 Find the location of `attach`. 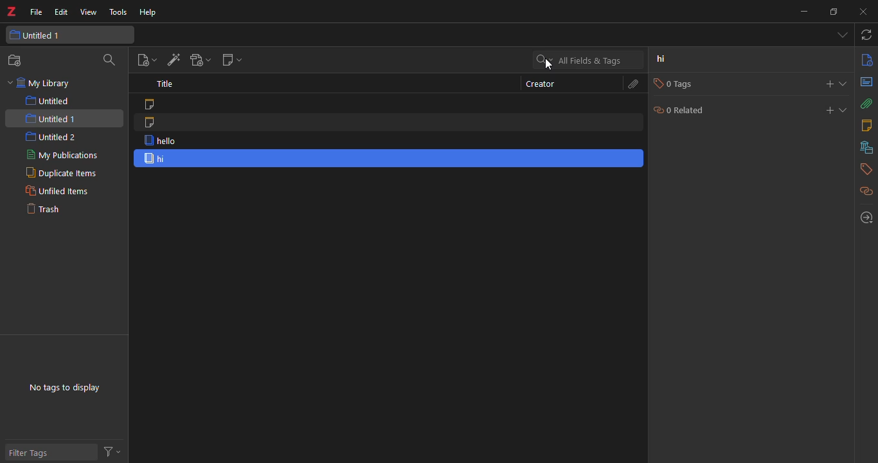

attach is located at coordinates (634, 85).